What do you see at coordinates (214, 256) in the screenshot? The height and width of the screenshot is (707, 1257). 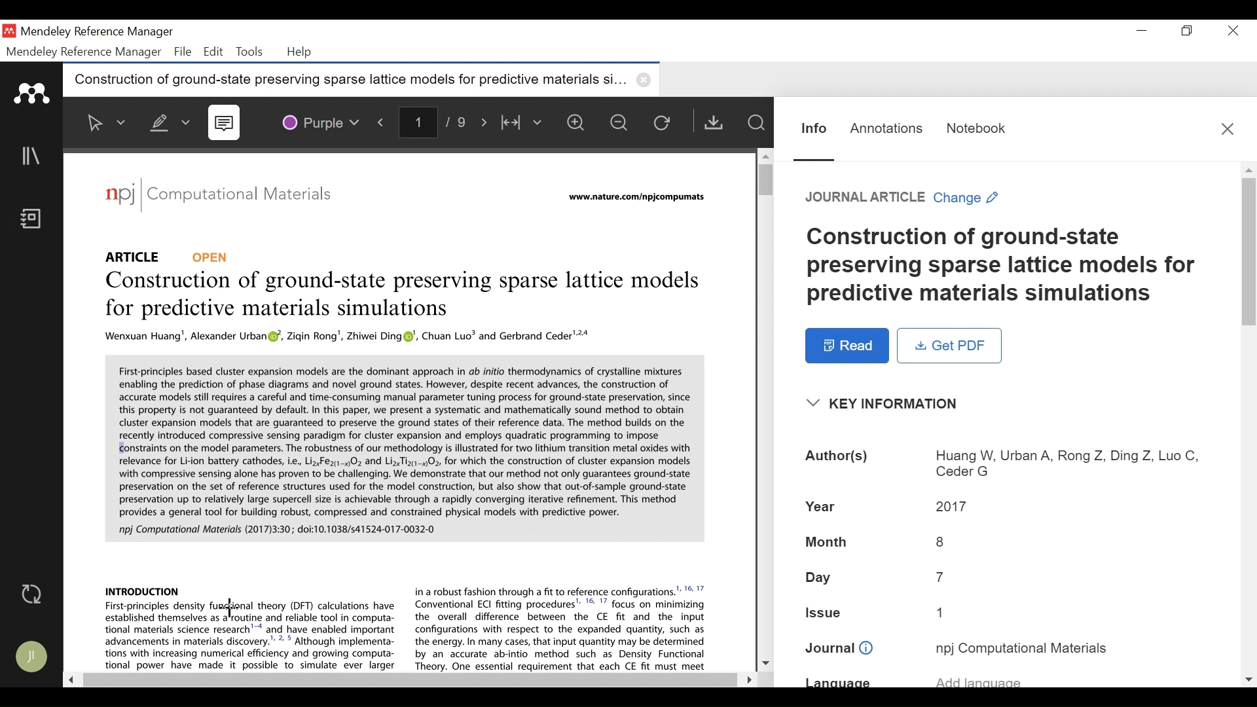 I see `OPEN` at bounding box center [214, 256].